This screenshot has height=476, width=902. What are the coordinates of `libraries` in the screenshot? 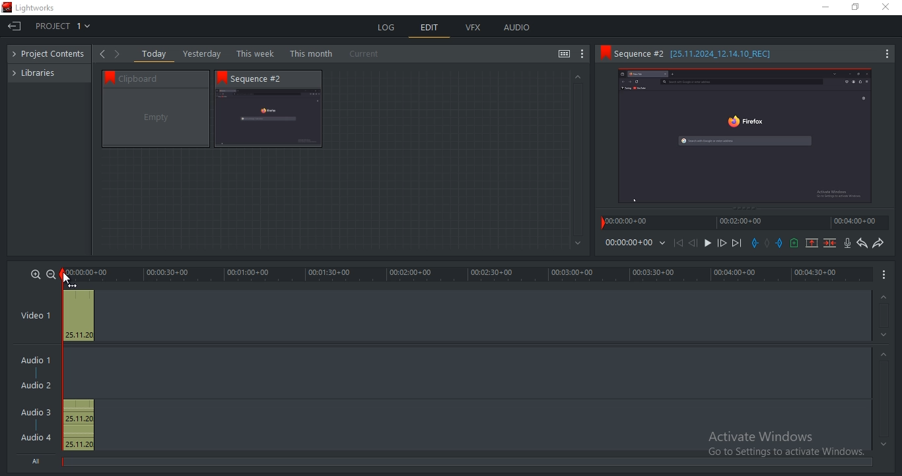 It's located at (40, 72).